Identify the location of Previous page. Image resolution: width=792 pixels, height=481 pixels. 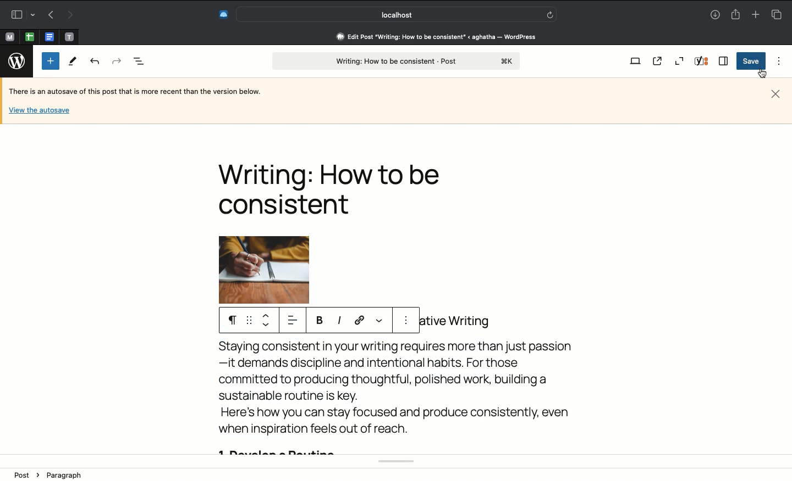
(49, 15).